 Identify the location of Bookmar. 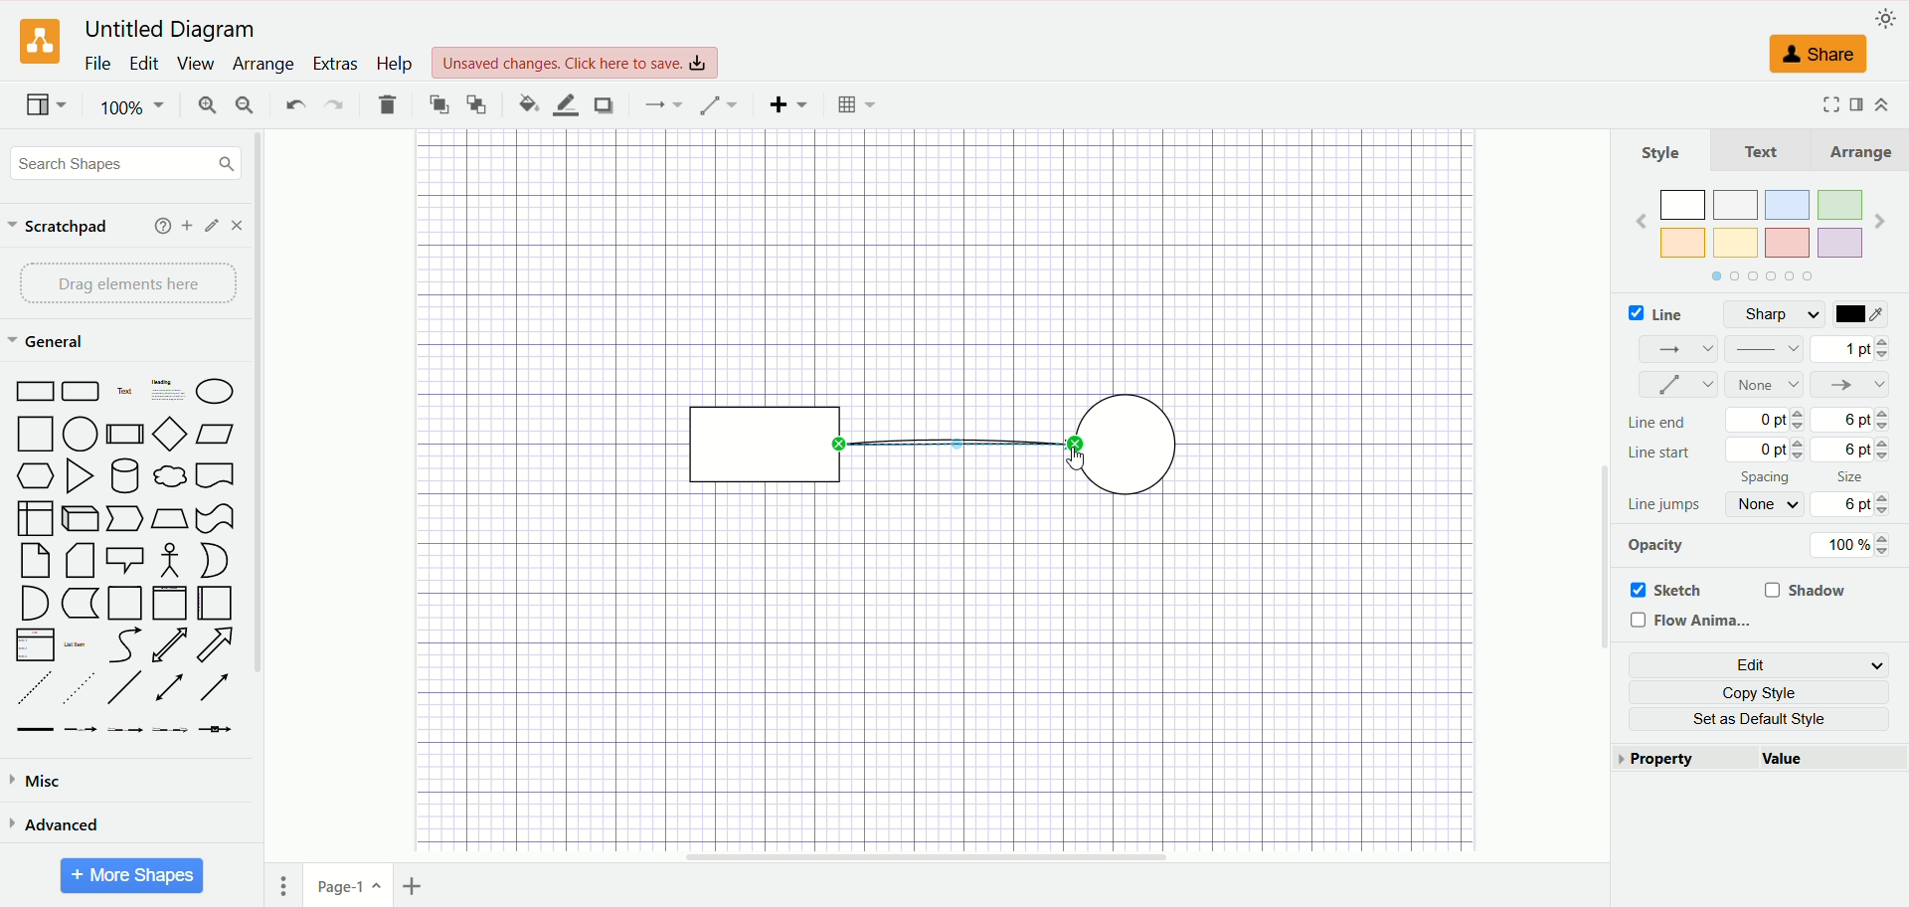
(219, 478).